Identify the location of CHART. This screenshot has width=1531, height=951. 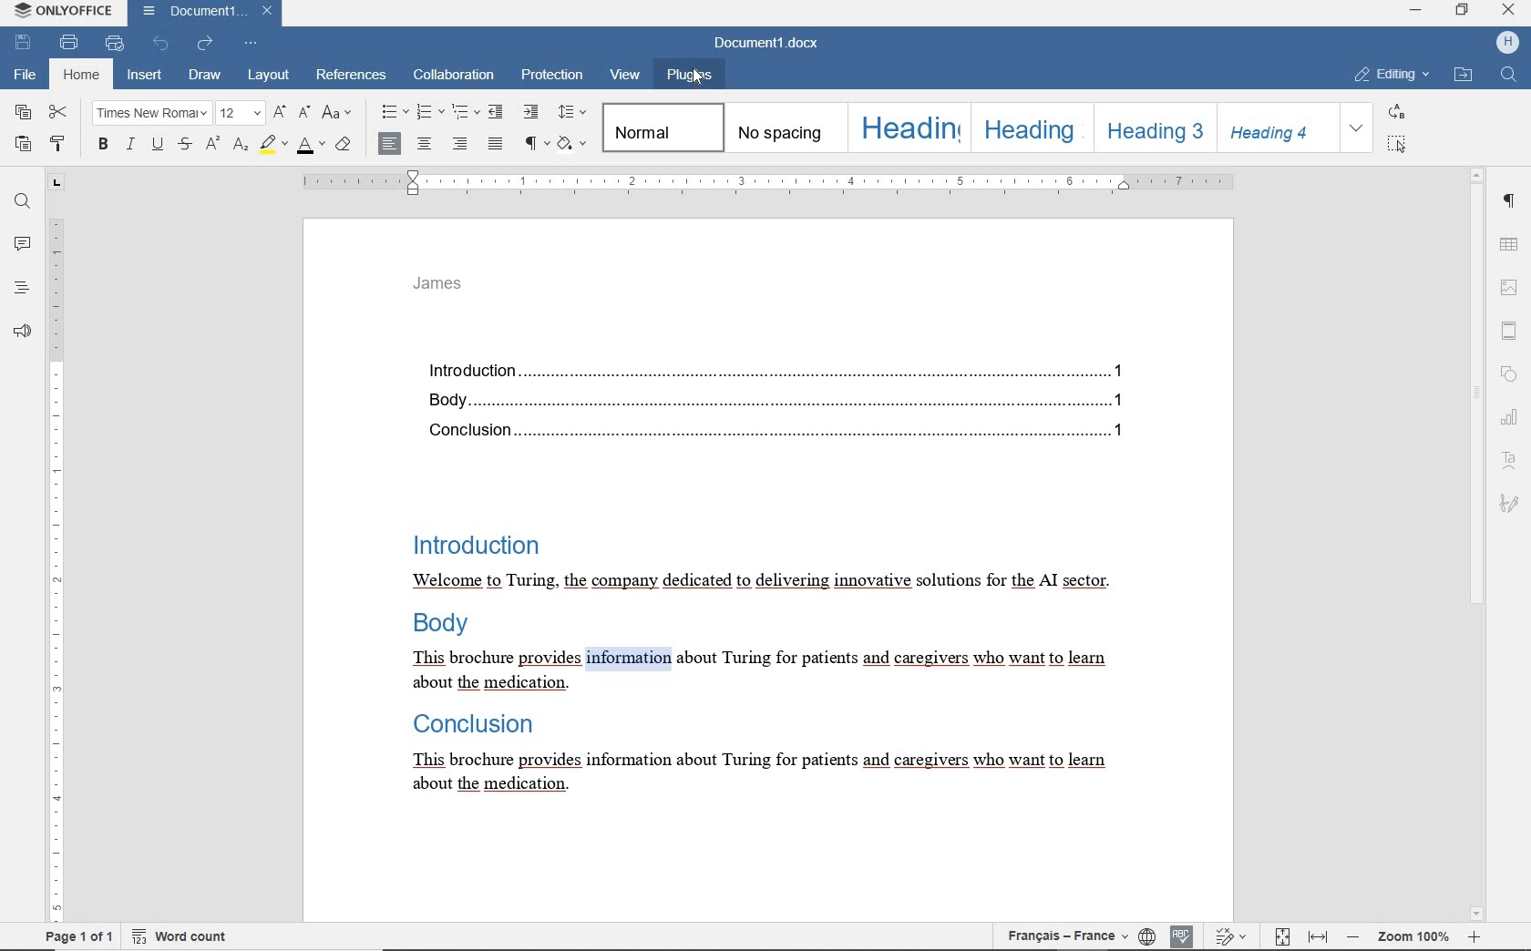
(1511, 415).